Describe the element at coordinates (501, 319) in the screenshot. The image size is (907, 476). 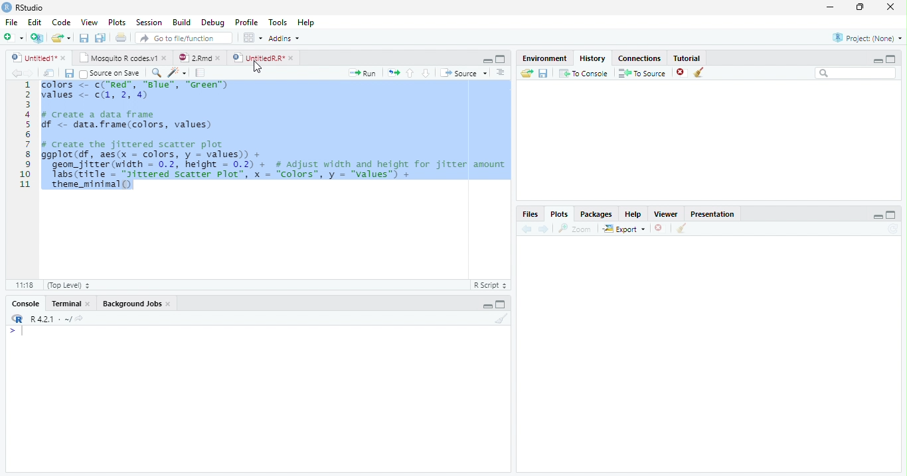
I see `Clear console` at that location.